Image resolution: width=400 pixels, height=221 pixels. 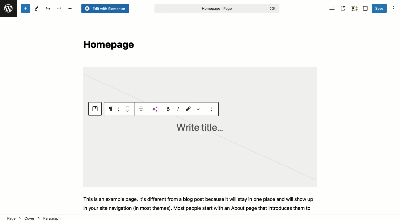 I want to click on This is an example page. It's different from a blog post because it will stay in one place and will show up
in your site navigation (in most themes). Most people start with an About page that introduces them to, so click(x=202, y=203).